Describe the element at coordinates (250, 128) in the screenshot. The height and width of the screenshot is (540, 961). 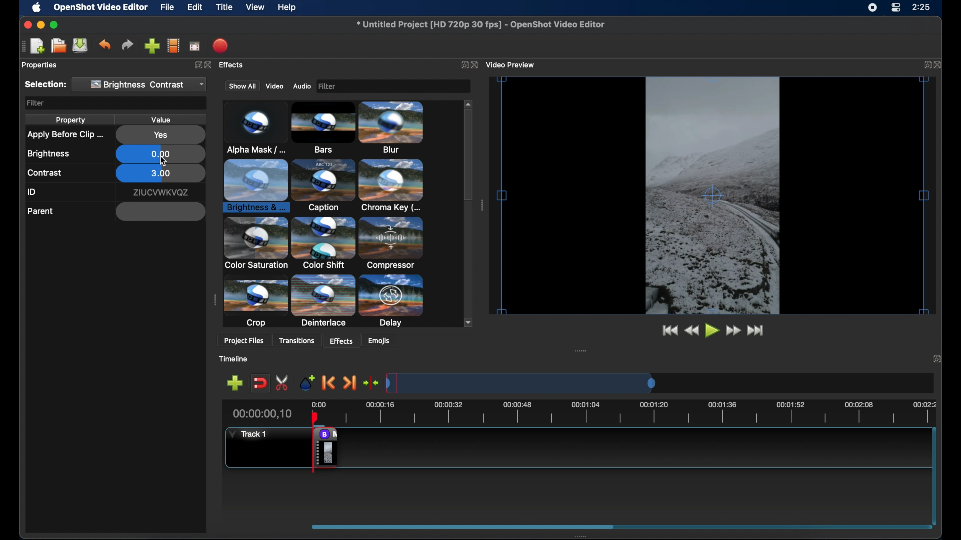
I see `bars` at that location.